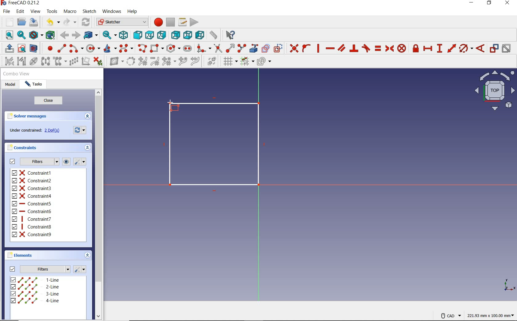 This screenshot has width=517, height=321. I want to click on rectangle tool at point Y rising, so click(173, 106).